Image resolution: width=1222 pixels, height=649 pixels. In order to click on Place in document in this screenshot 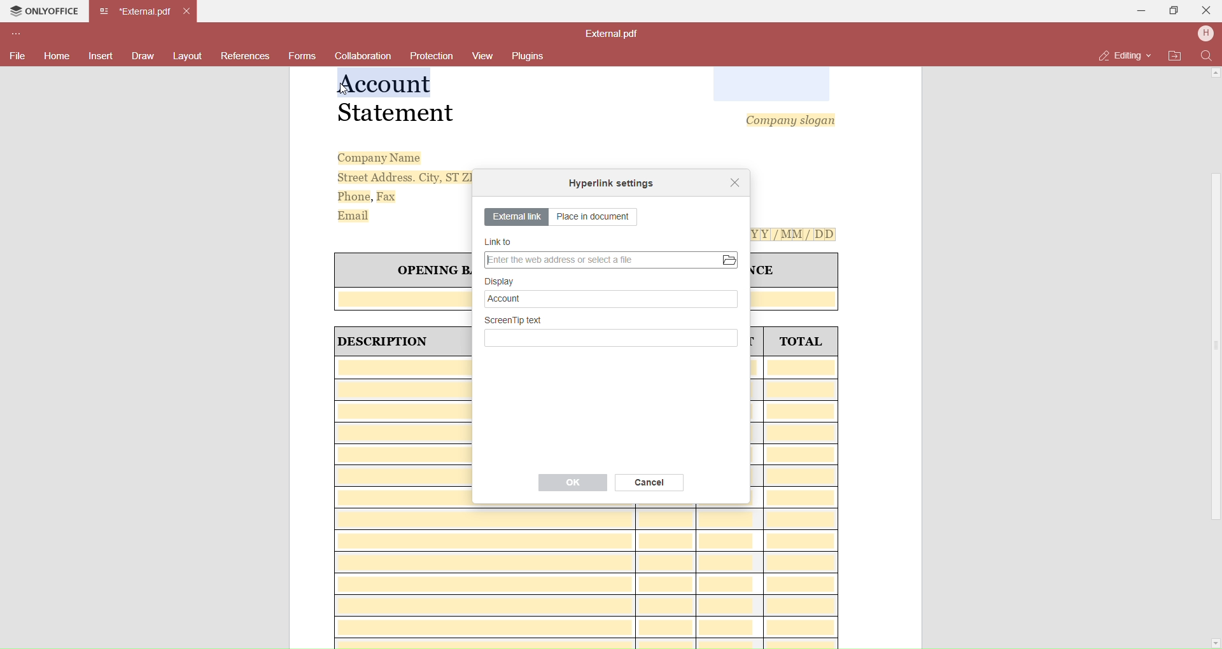, I will do `click(594, 217)`.